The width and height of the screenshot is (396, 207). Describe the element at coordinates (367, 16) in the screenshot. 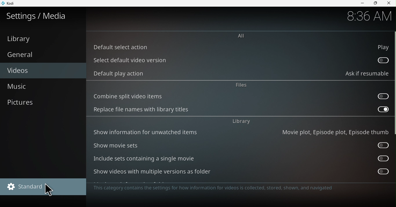

I see `Time` at that location.